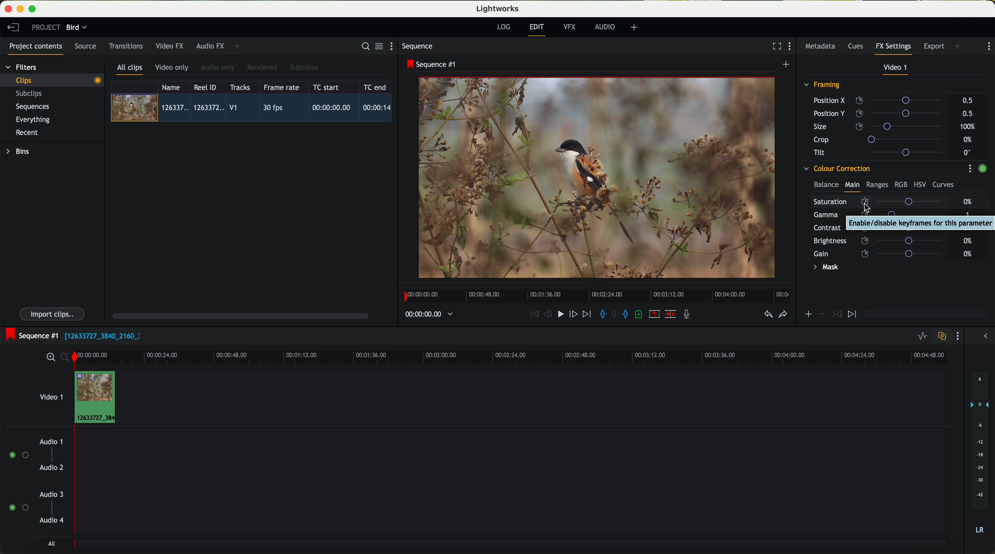 Image resolution: width=995 pixels, height=554 pixels. Describe the element at coordinates (432, 64) in the screenshot. I see `sequence #1` at that location.